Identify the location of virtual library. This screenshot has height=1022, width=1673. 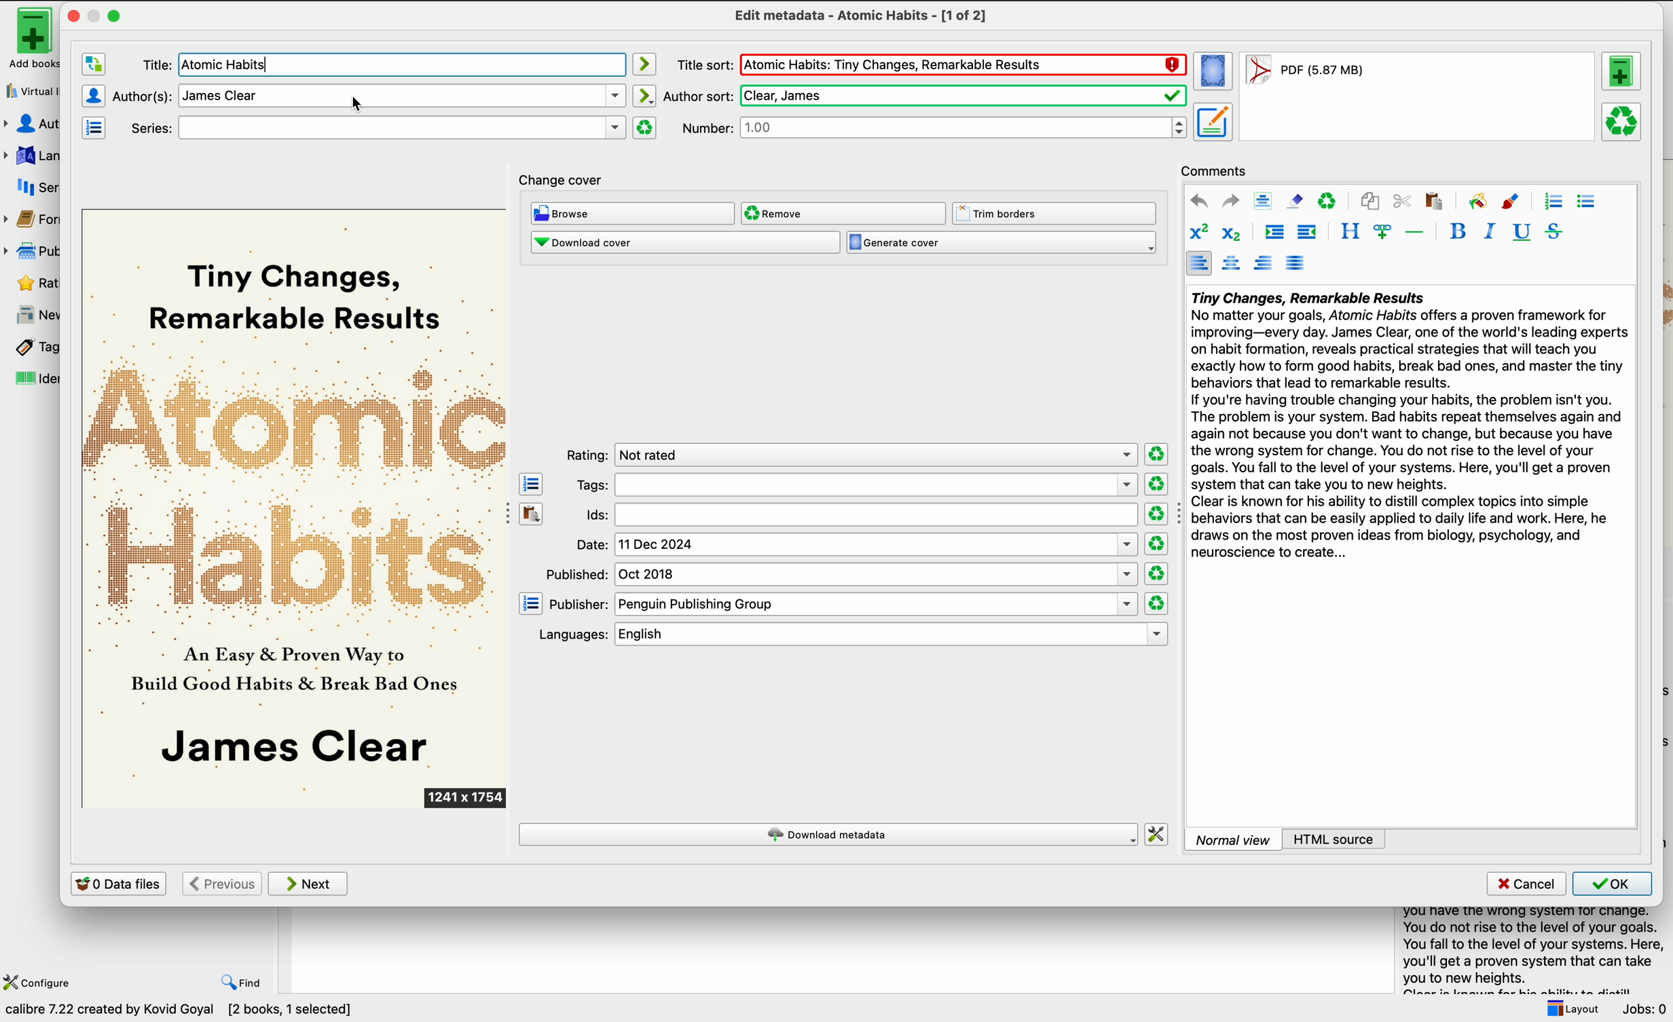
(29, 90).